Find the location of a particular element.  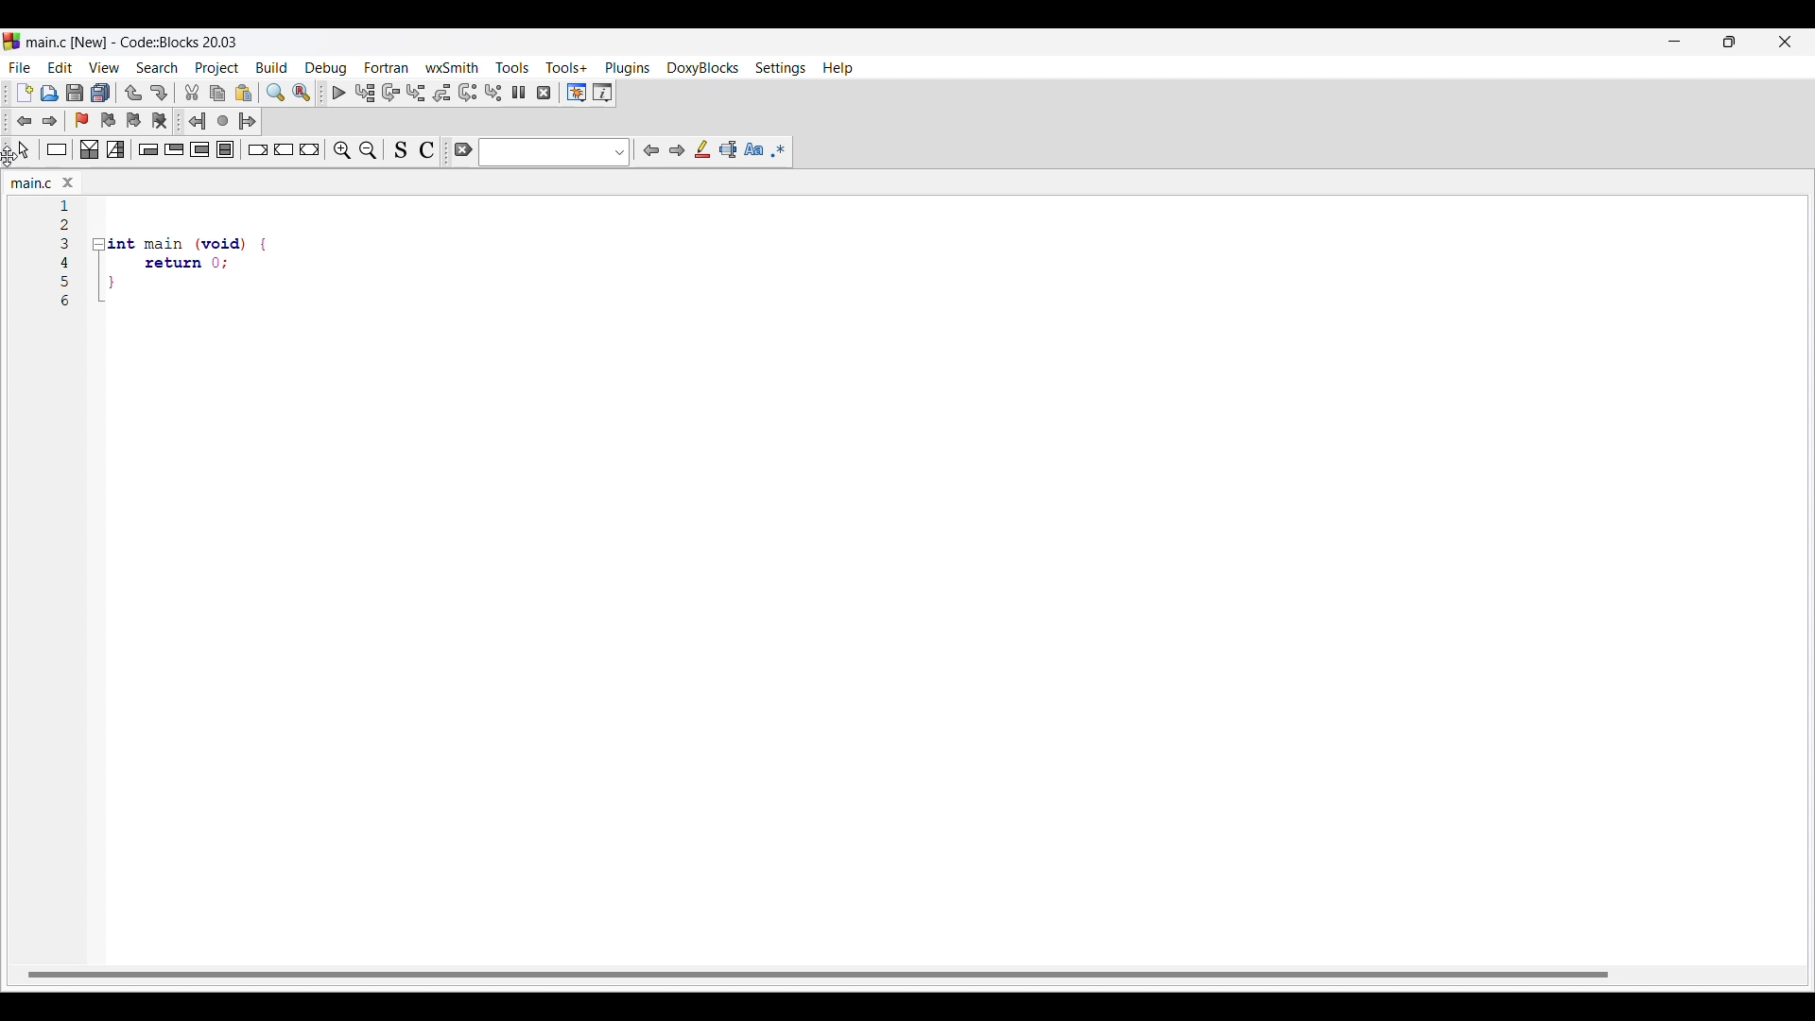

Counting loop is located at coordinates (199, 148).